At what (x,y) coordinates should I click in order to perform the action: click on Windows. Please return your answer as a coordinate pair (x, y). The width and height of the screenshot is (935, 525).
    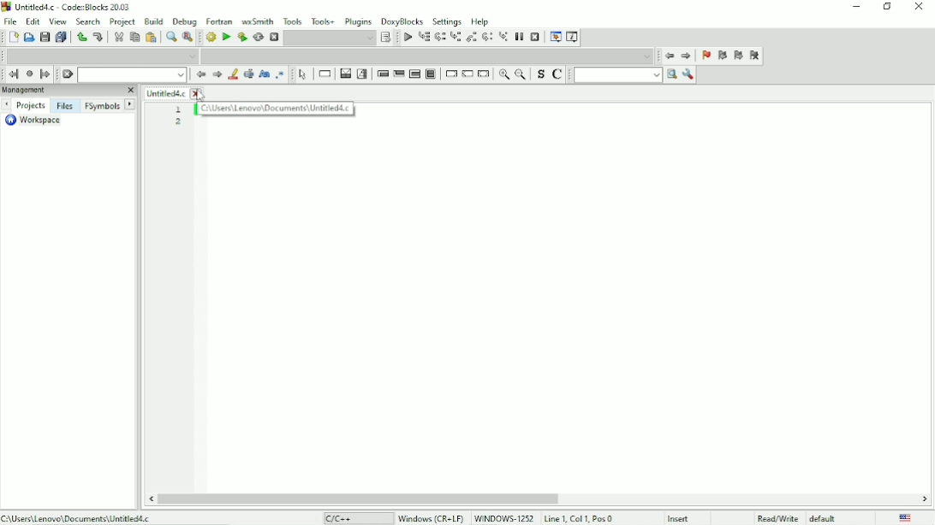
    Looking at the image, I should click on (466, 517).